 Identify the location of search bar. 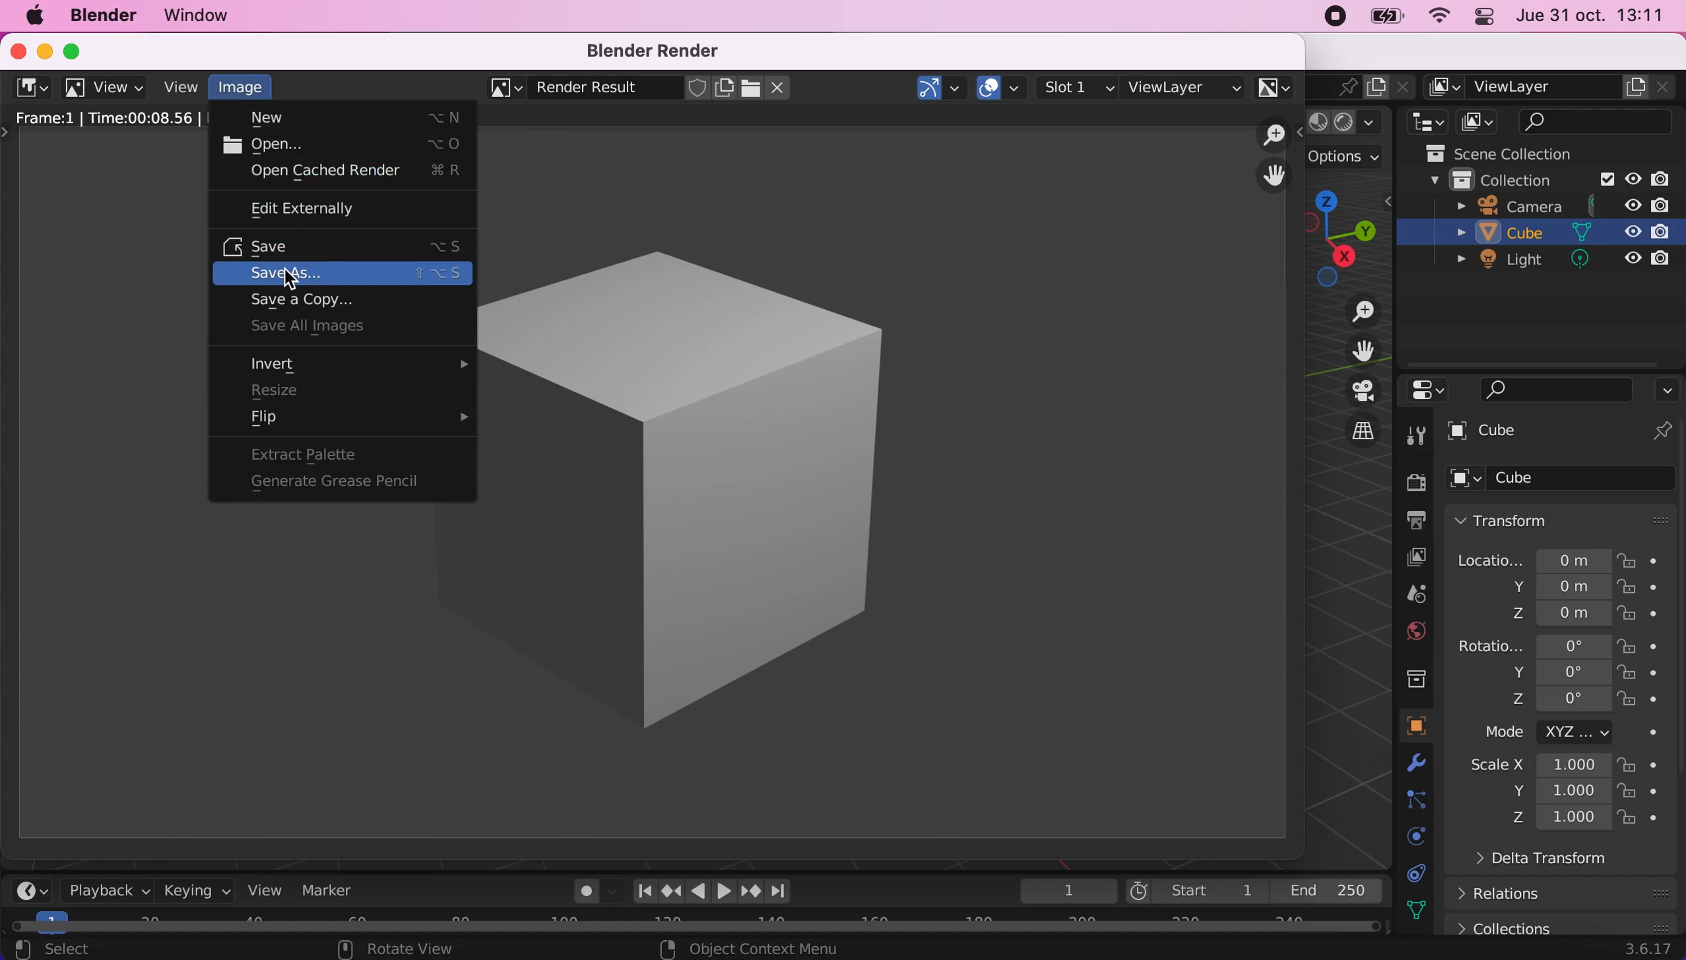
(1546, 390).